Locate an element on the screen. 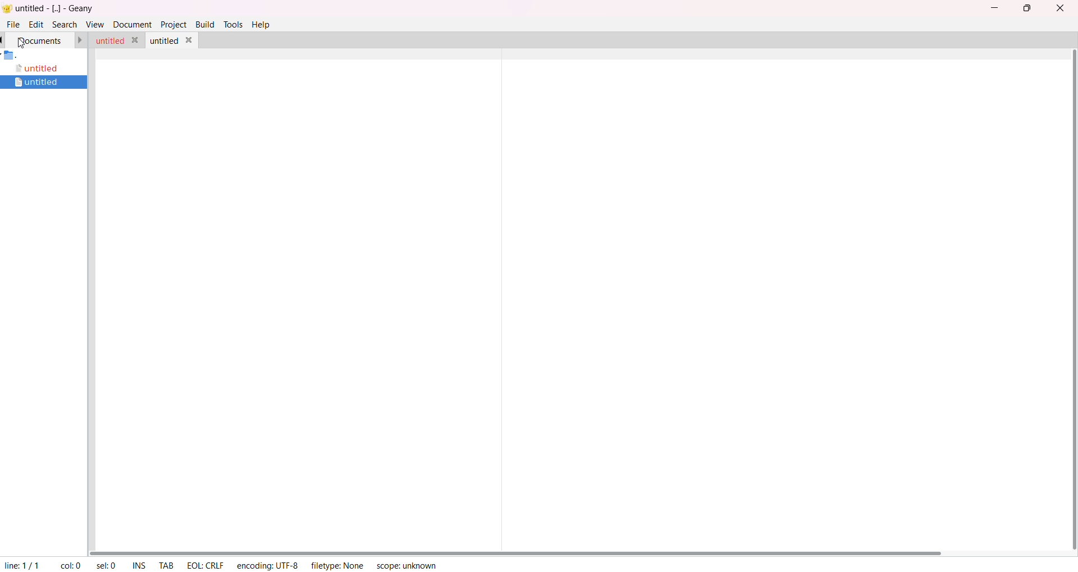 This screenshot has width=1078, height=572. filetype: None is located at coordinates (335, 565).